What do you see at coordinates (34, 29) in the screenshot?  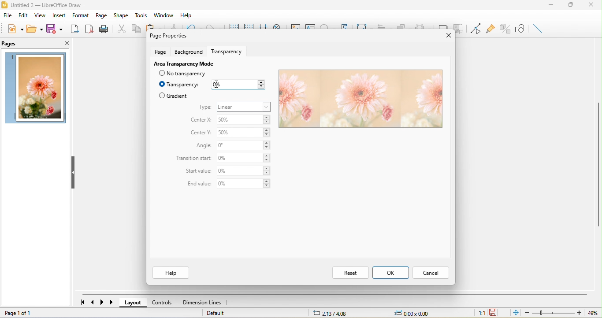 I see `open` at bounding box center [34, 29].